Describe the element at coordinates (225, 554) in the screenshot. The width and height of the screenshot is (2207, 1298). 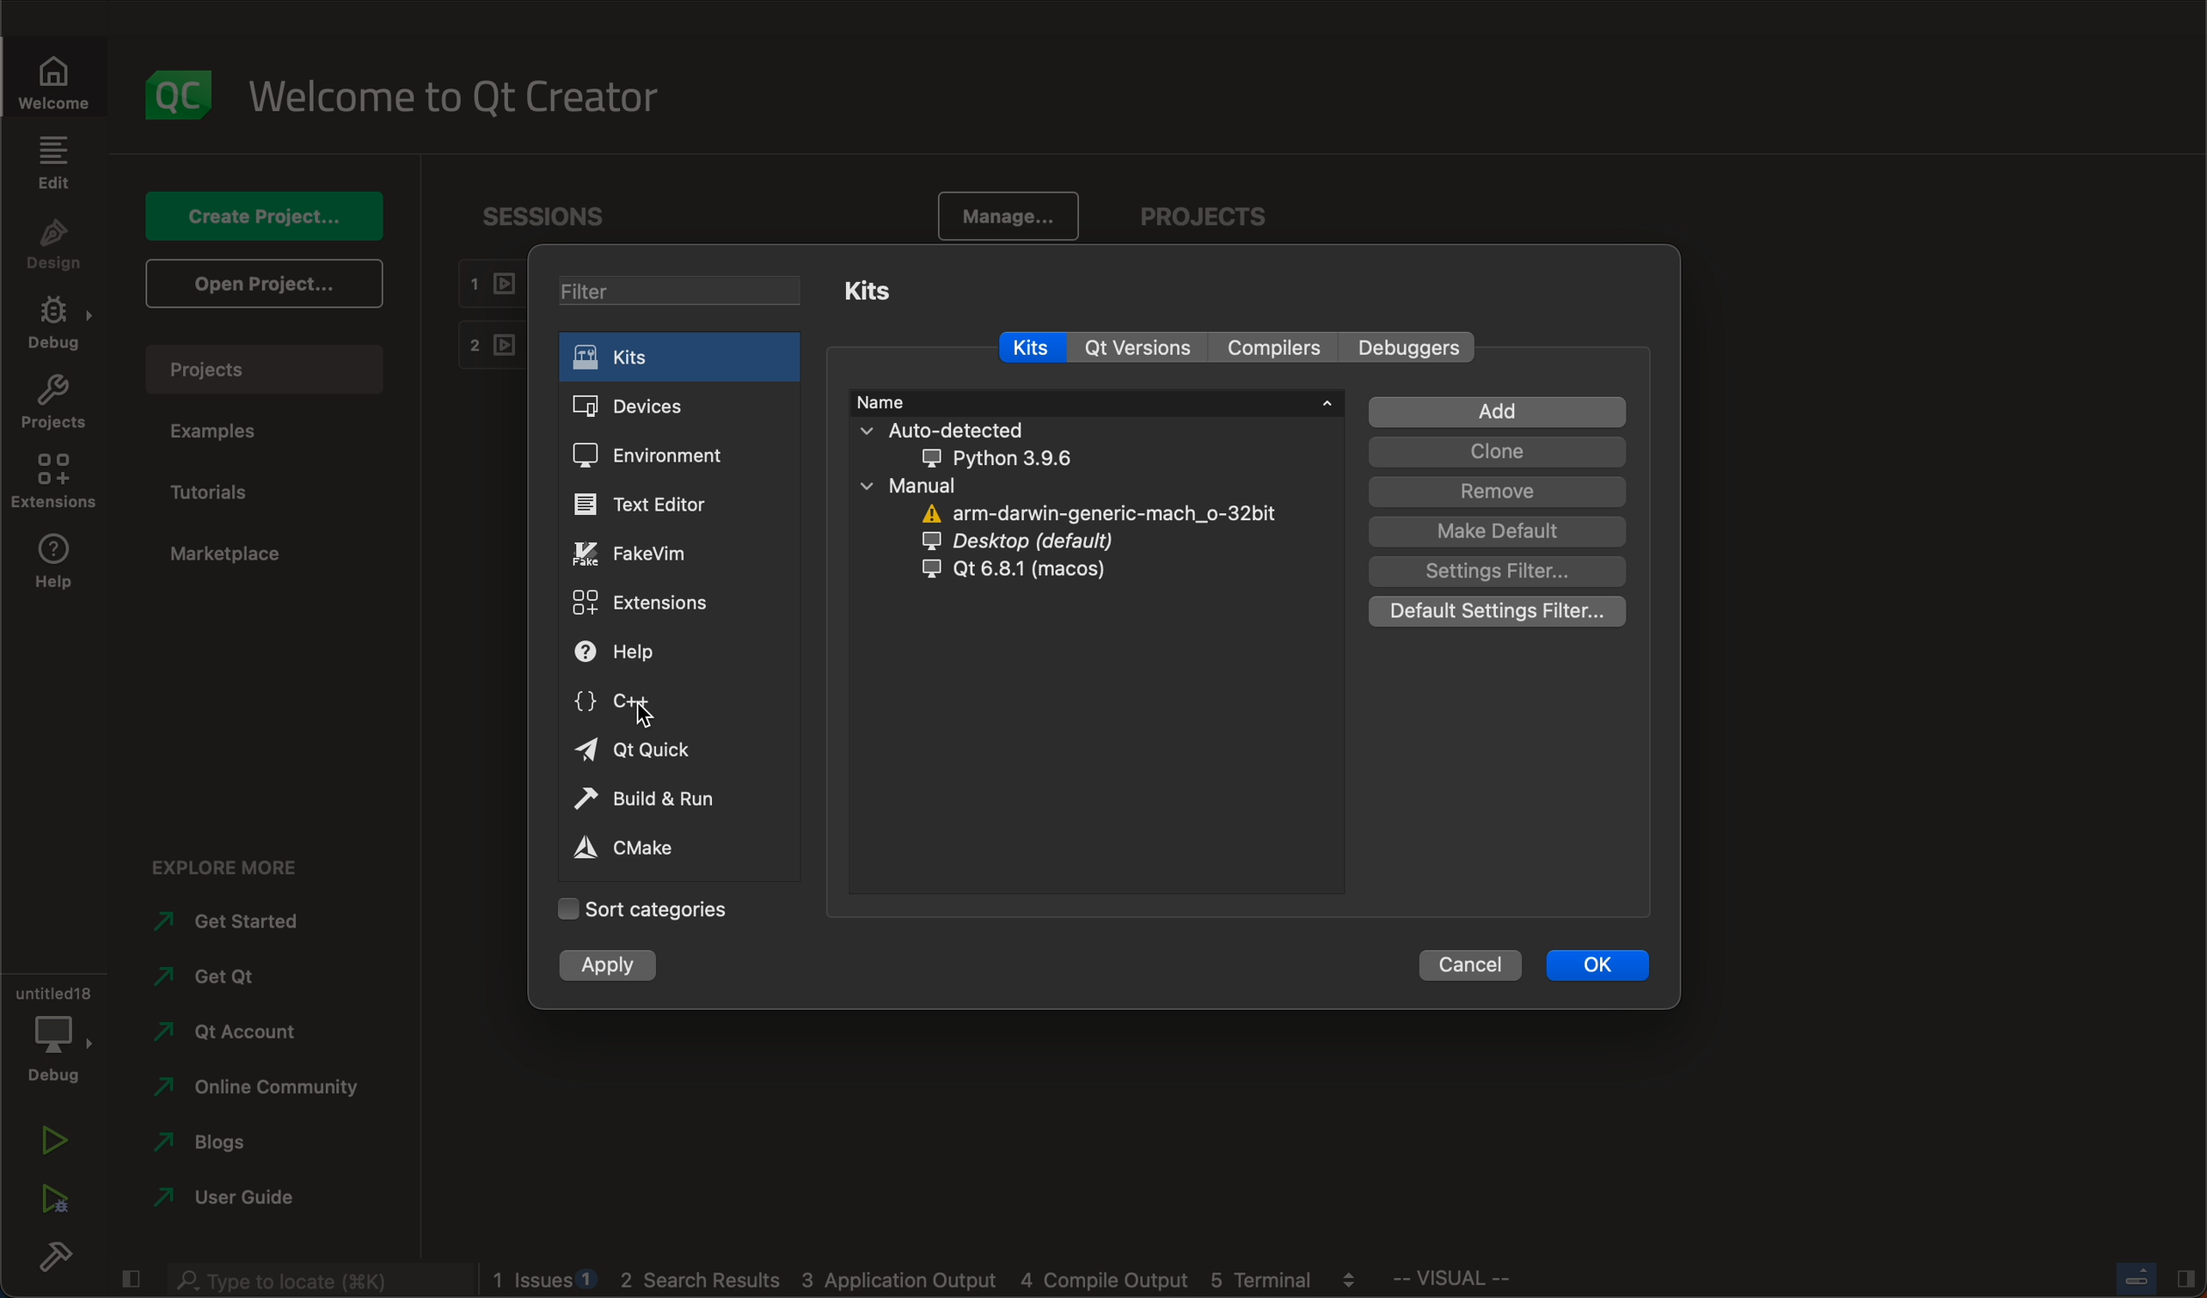
I see `marketplace` at that location.